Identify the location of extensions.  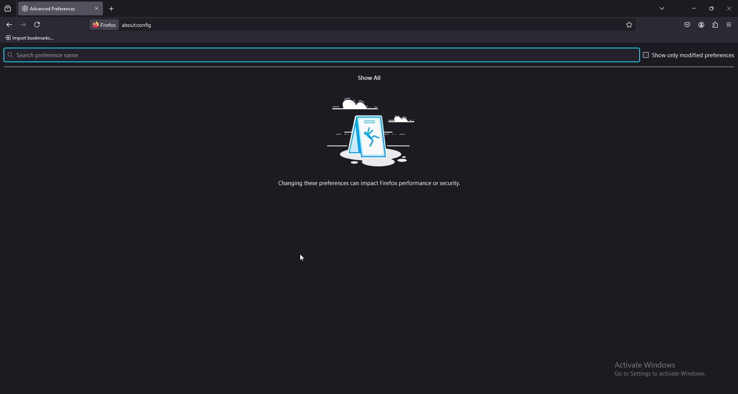
(715, 24).